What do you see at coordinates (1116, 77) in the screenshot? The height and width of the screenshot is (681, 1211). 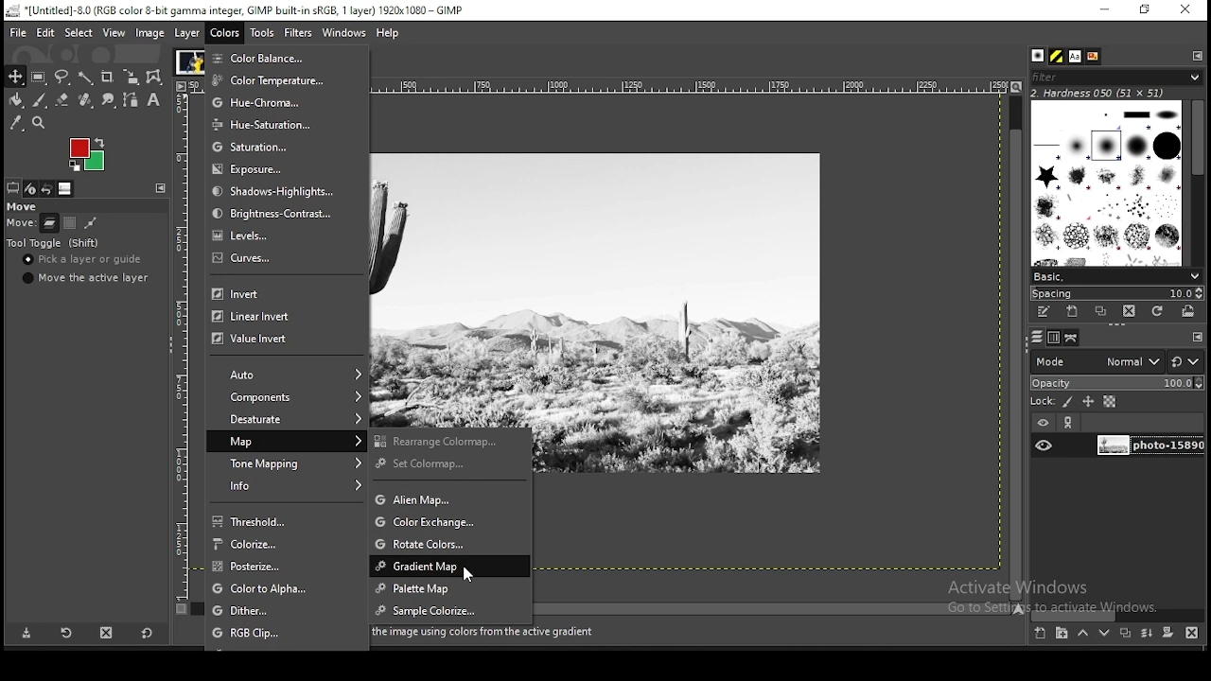 I see `filter brushes` at bounding box center [1116, 77].